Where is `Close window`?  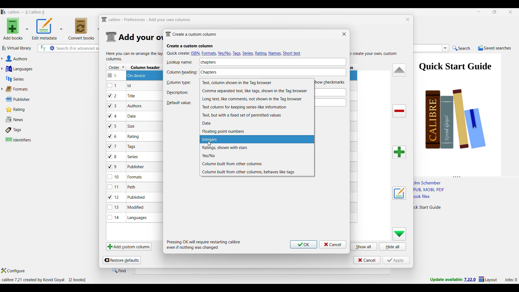
Close window is located at coordinates (344, 34).